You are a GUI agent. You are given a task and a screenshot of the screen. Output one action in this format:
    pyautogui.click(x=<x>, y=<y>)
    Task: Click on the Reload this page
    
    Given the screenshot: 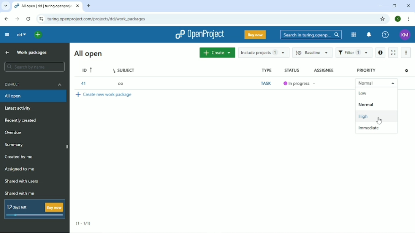 What is the action you would take?
    pyautogui.click(x=29, y=19)
    